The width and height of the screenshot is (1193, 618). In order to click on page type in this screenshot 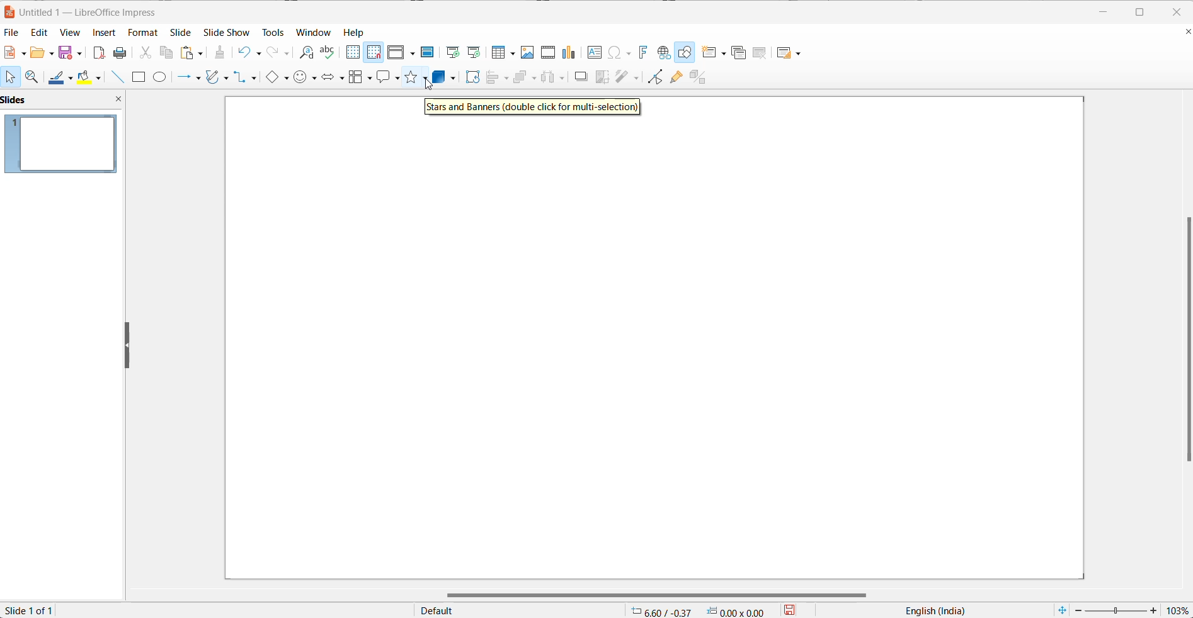, I will do `click(518, 611)`.